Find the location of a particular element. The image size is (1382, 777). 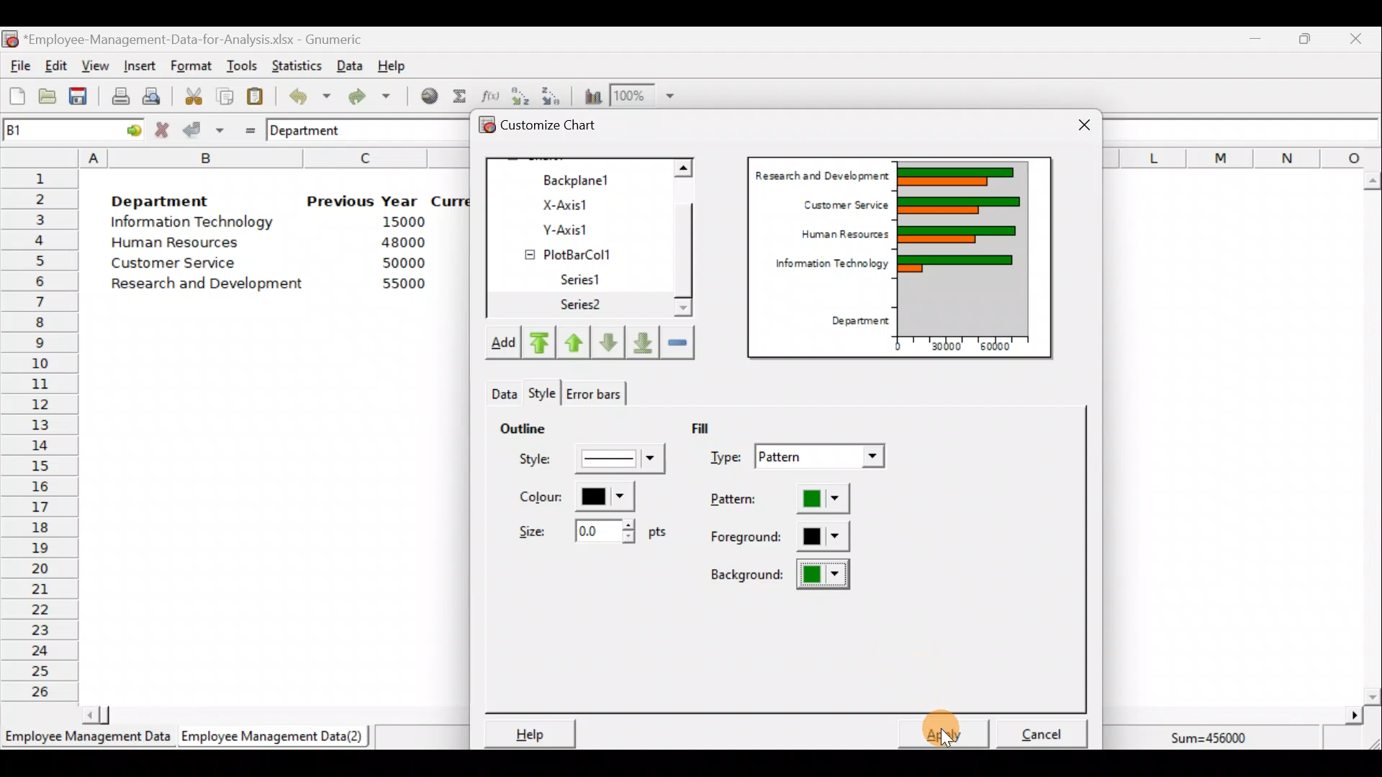

Sort in descending order is located at coordinates (552, 95).